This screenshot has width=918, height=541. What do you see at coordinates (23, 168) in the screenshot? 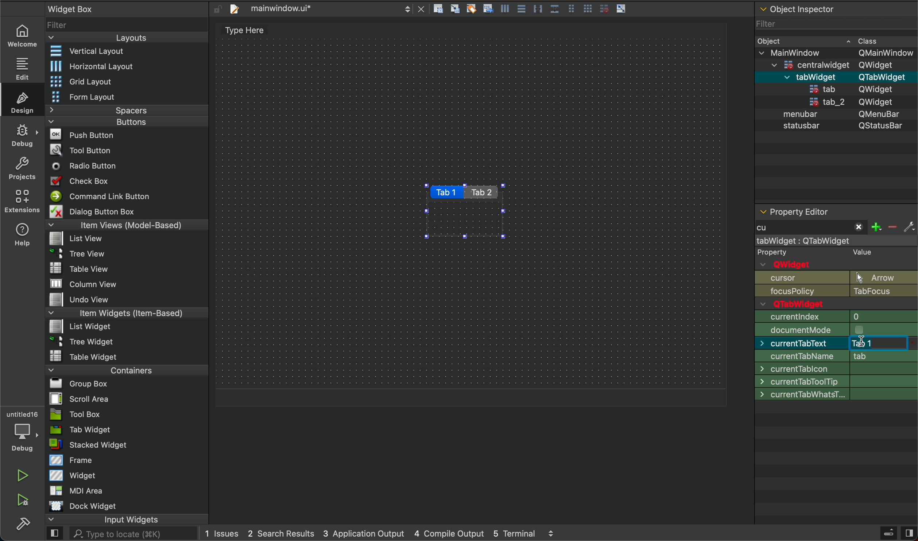
I see `projects` at bounding box center [23, 168].